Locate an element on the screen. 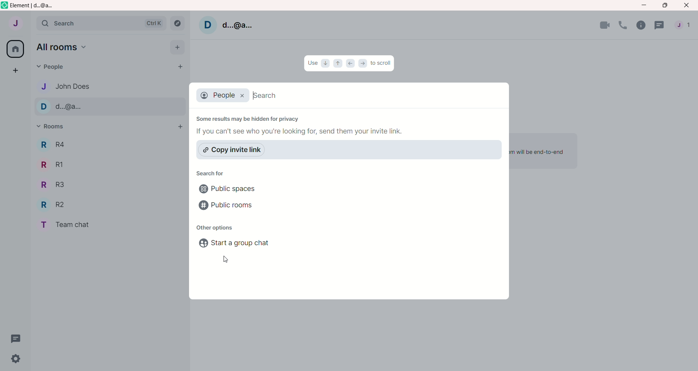  R1 is located at coordinates (53, 164).